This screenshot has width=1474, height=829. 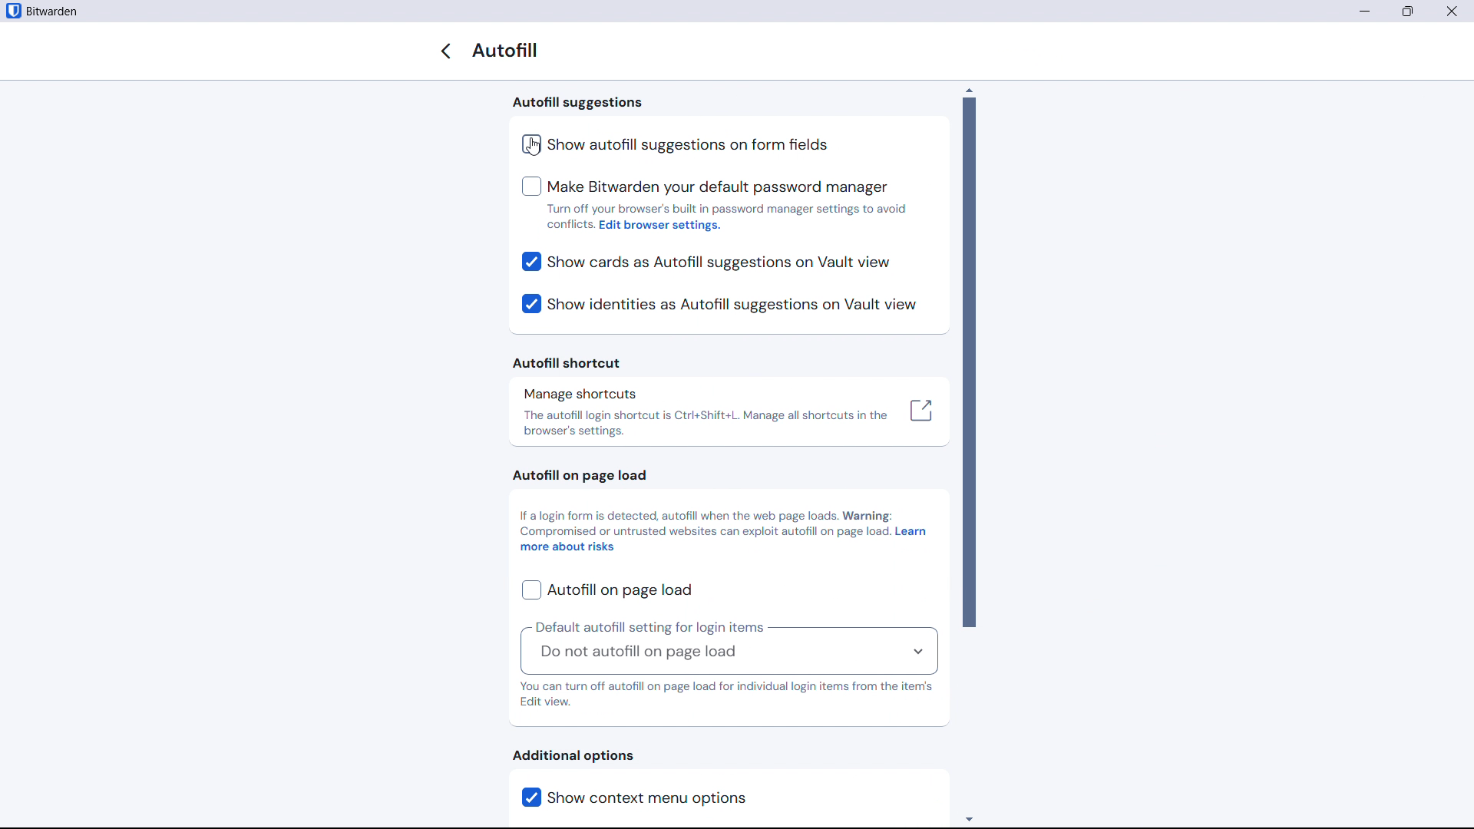 I want to click on show cards as auto field suggestions on vault view, so click(x=707, y=263).